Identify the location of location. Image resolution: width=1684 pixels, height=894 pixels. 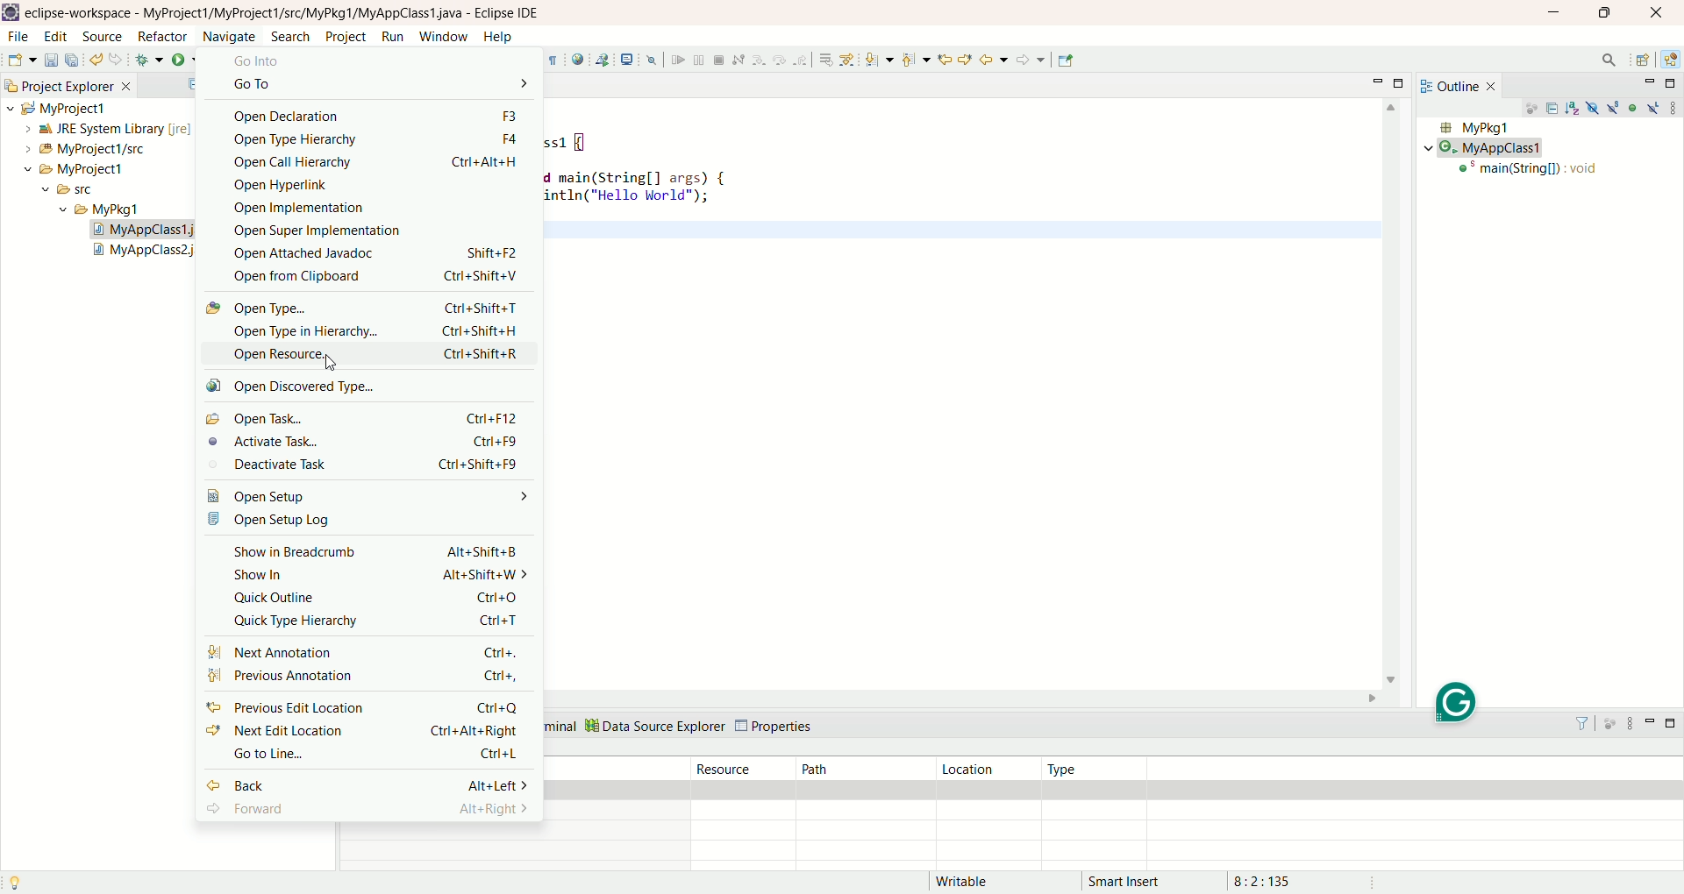
(988, 769).